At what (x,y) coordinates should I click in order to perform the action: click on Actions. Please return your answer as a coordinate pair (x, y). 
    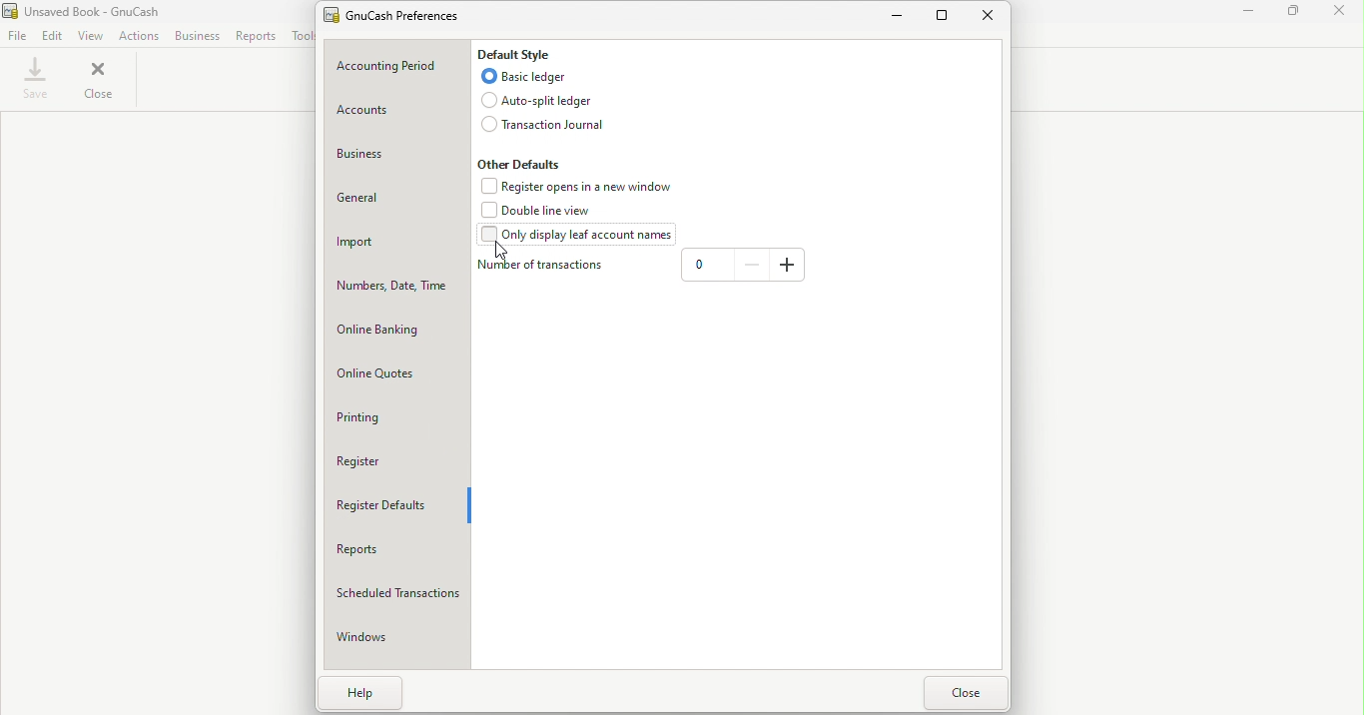
    Looking at the image, I should click on (142, 37).